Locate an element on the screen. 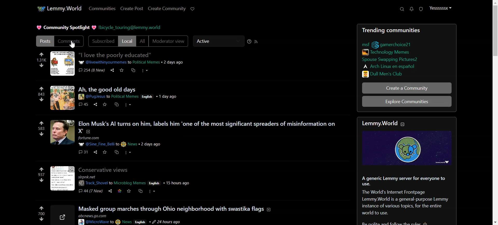 The height and width of the screenshot is (225, 498). RSS is located at coordinates (256, 41).